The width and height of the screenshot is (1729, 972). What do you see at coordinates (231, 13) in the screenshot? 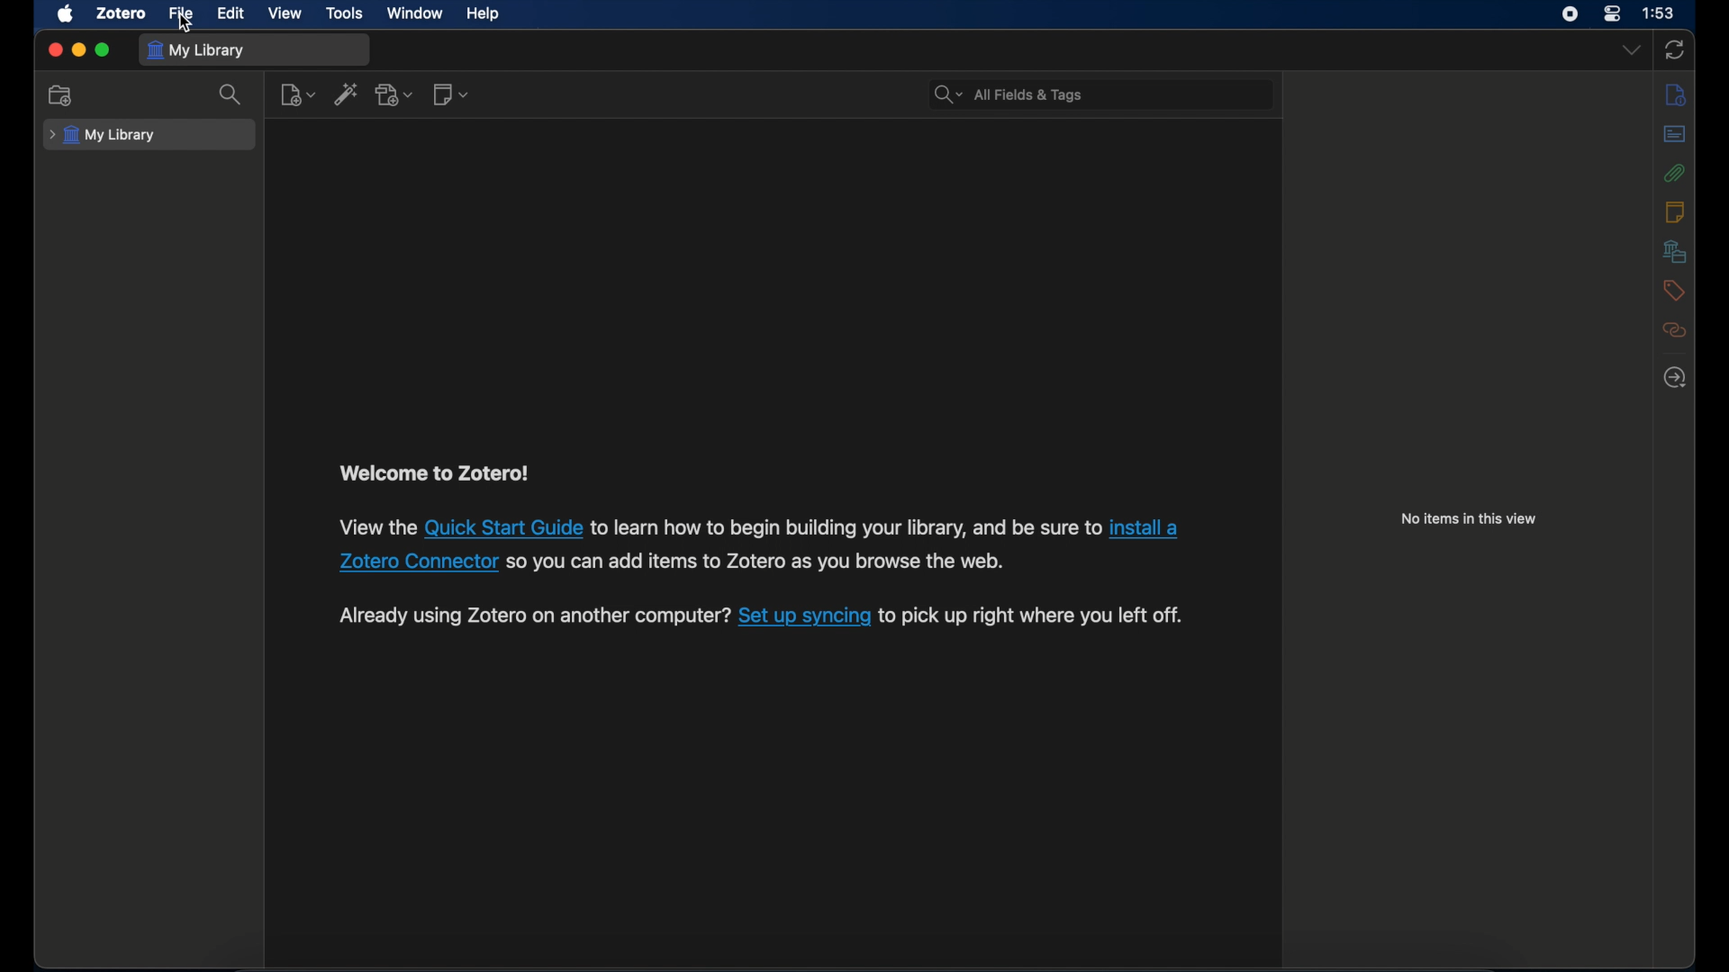
I see `edit` at bounding box center [231, 13].